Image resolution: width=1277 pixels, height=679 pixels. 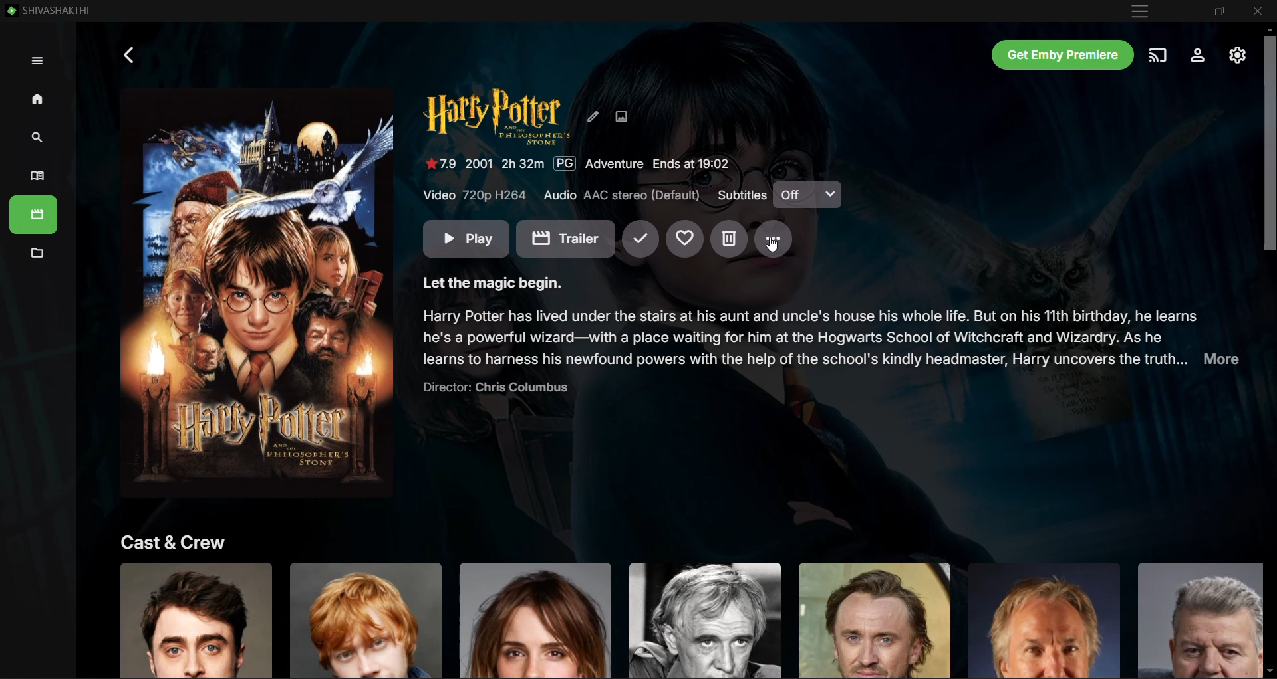 I want to click on Click to know more about actor, so click(x=874, y=620).